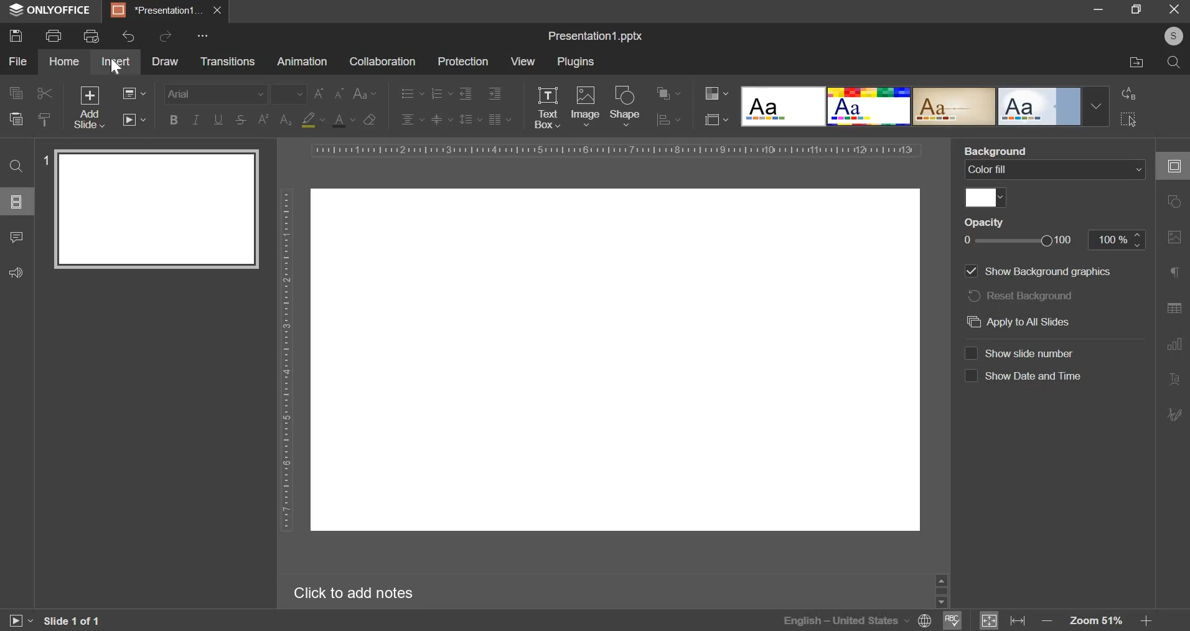  Describe the element at coordinates (157, 11) in the screenshot. I see `presentation tab` at that location.